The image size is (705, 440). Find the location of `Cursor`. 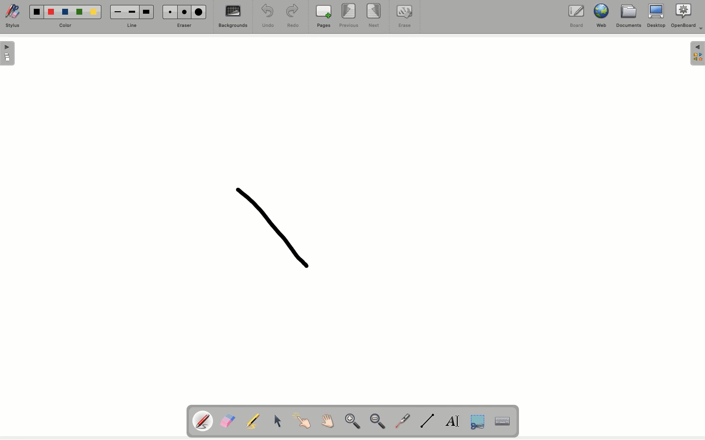

Cursor is located at coordinates (277, 419).